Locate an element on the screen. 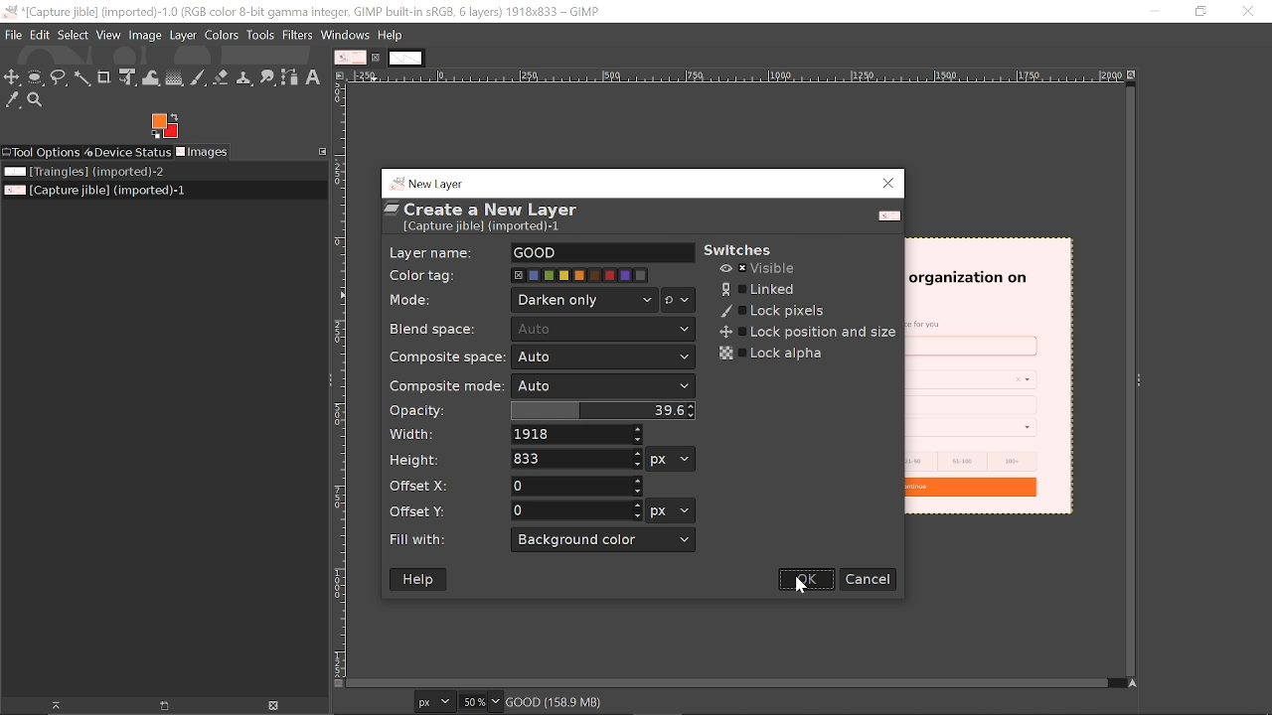 The height and width of the screenshot is (715, 1272). View is located at coordinates (108, 35).